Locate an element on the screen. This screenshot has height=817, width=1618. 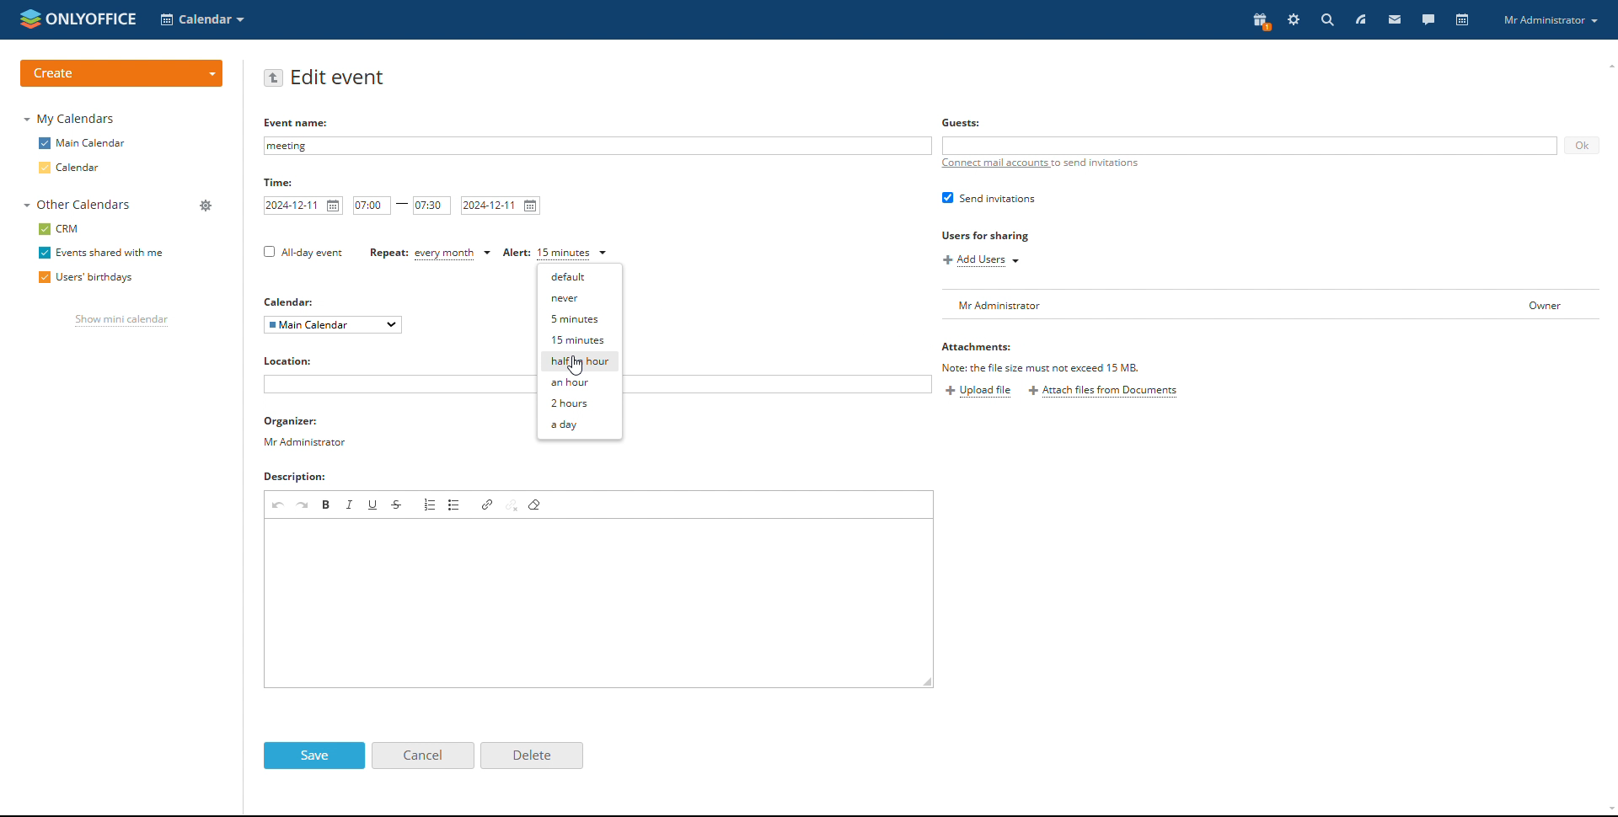
upload file is located at coordinates (980, 392).